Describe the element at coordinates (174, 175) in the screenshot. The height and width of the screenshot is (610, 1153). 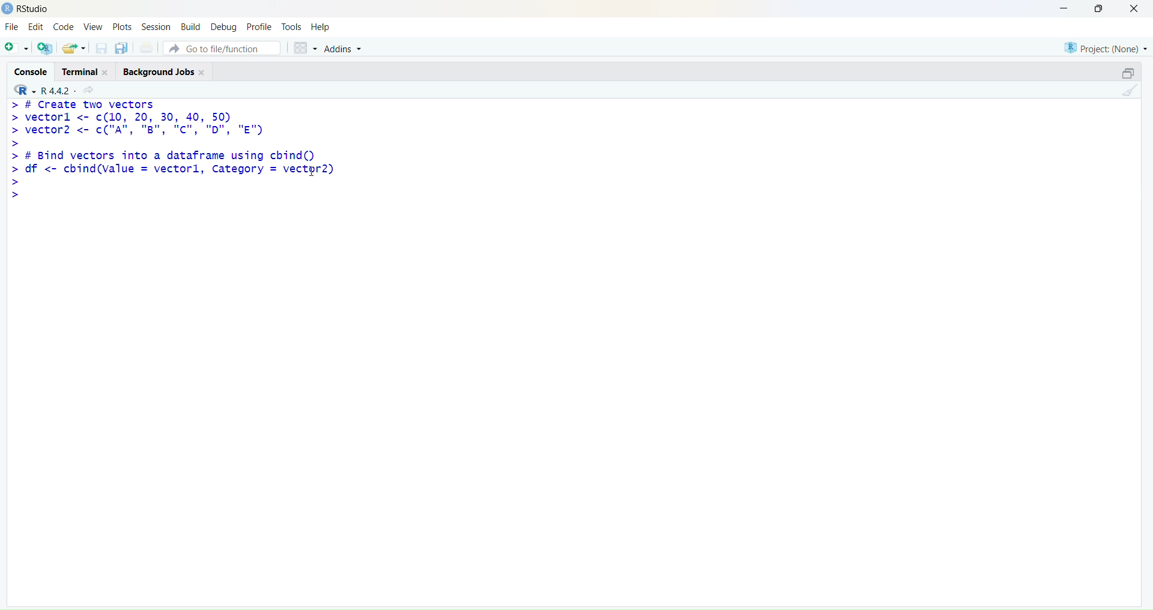
I see `# Bind vectors into a dataframe using cbind()df <- cbind(value = vectorl, Category = vector2)` at that location.